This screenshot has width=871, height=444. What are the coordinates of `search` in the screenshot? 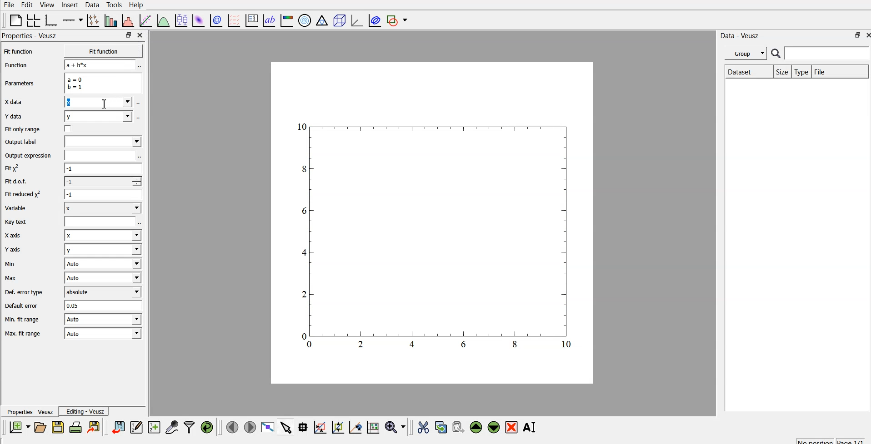 It's located at (776, 54).